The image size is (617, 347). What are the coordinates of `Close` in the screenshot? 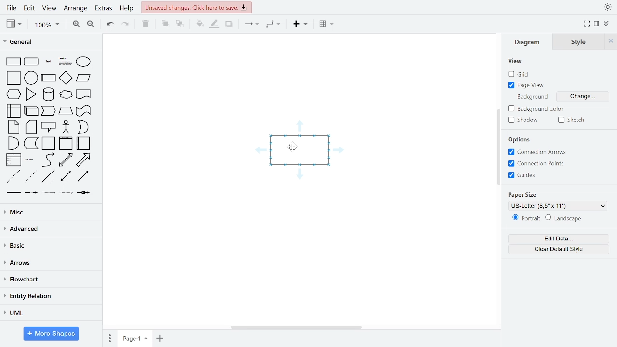 It's located at (612, 41).